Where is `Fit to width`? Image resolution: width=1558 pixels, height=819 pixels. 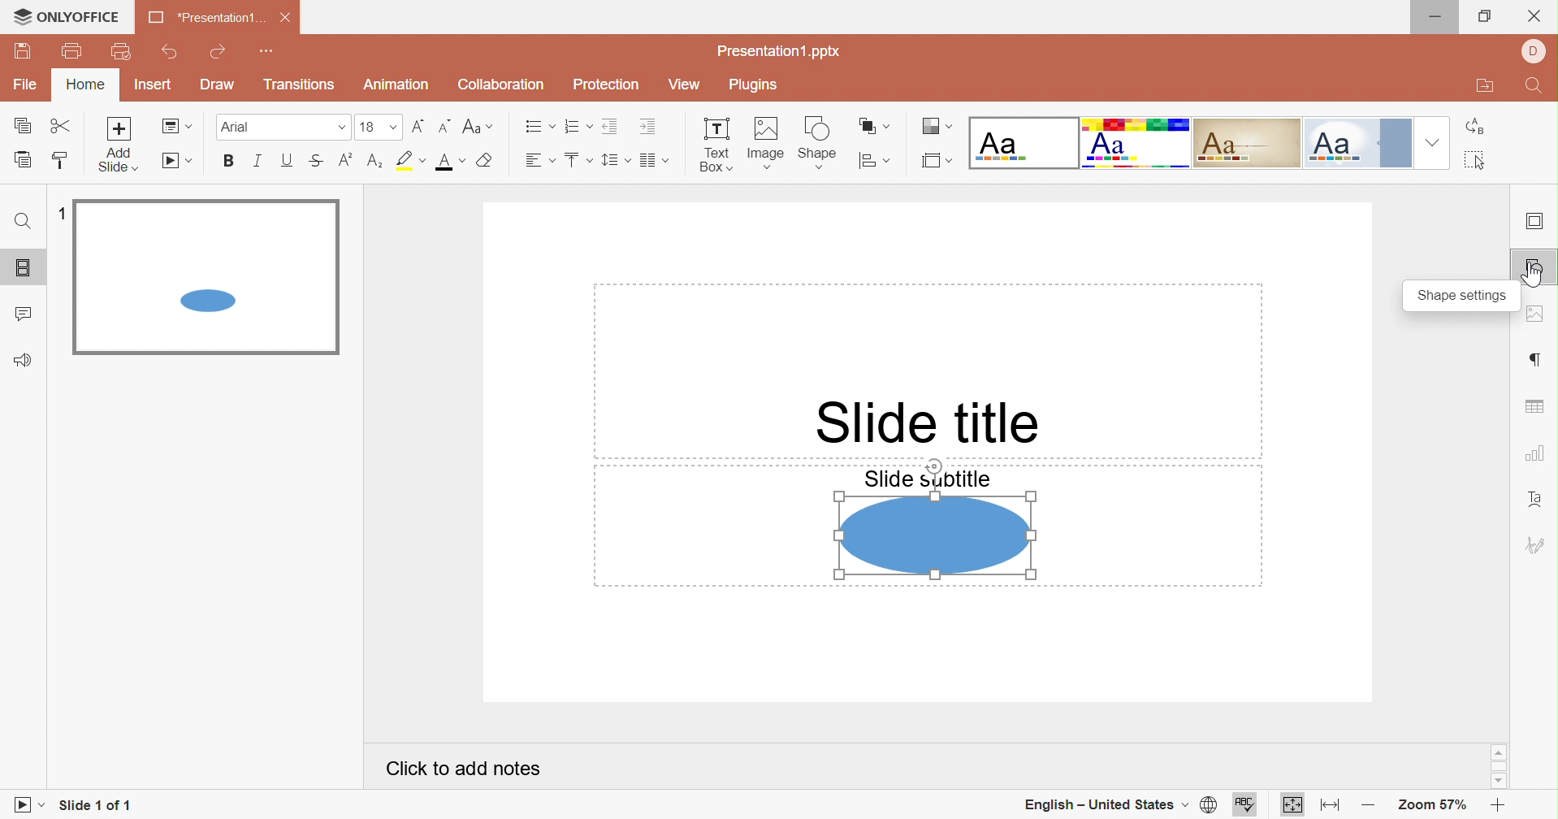
Fit to width is located at coordinates (1332, 808).